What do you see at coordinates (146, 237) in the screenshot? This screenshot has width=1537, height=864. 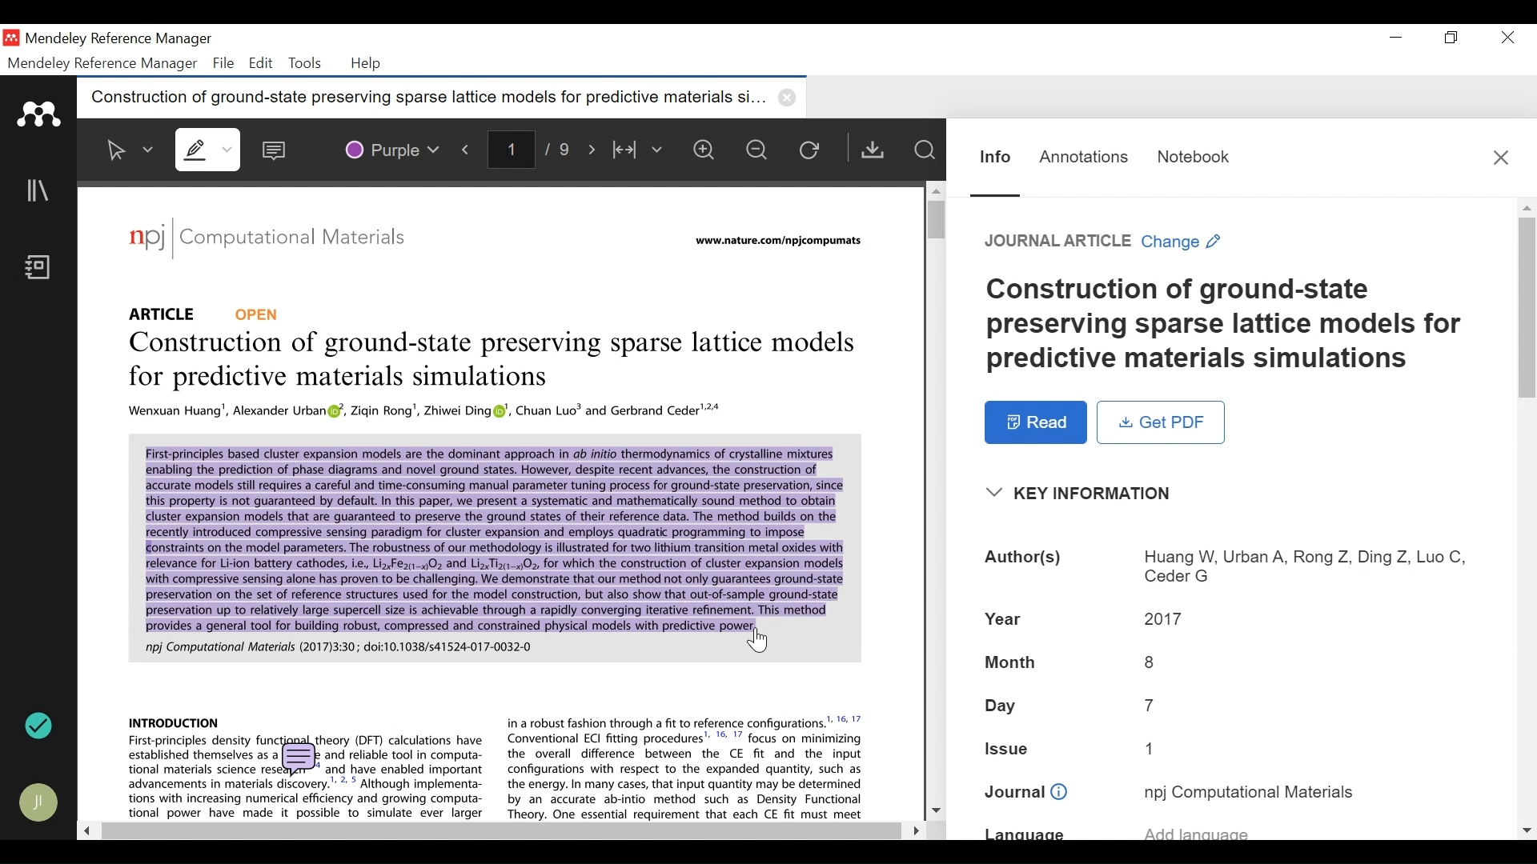 I see `logo` at bounding box center [146, 237].